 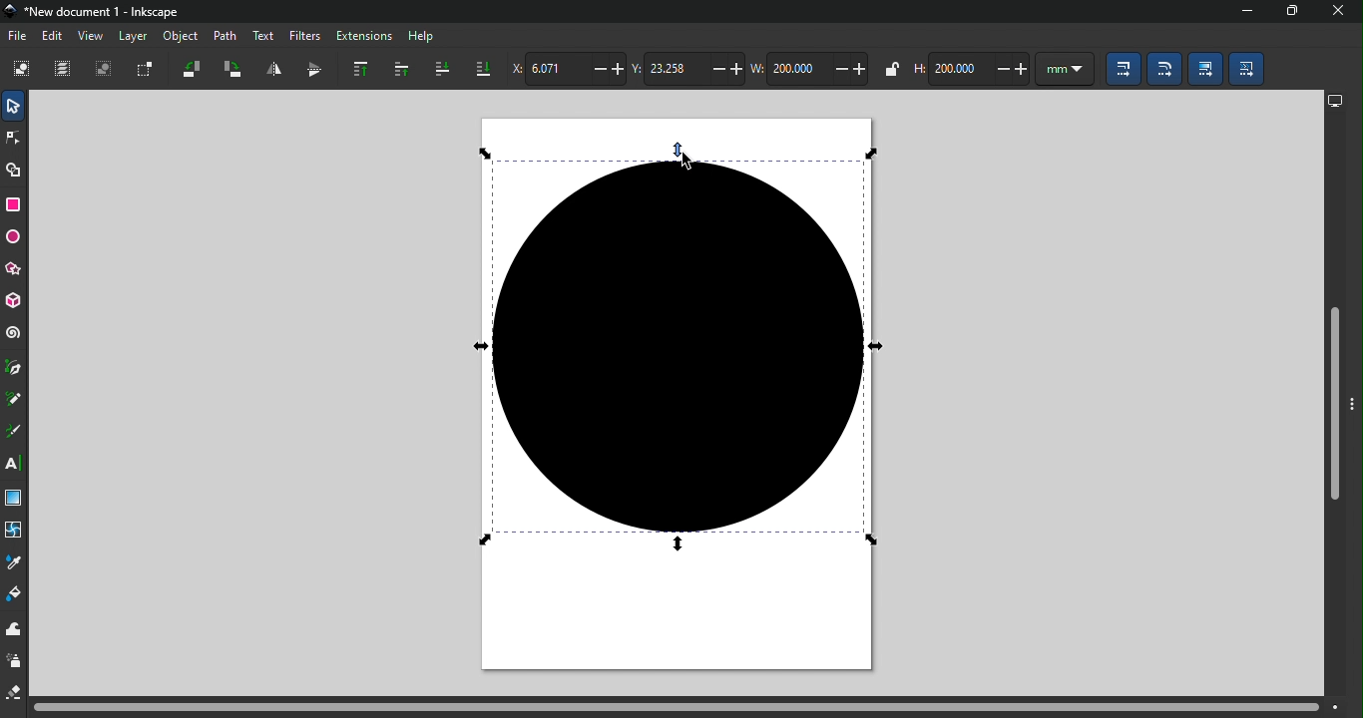 What do you see at coordinates (361, 70) in the screenshot?
I see `Raise selection to top` at bounding box center [361, 70].